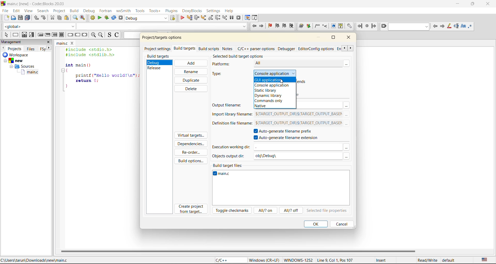  Describe the element at coordinates (191, 72) in the screenshot. I see `rename` at that location.